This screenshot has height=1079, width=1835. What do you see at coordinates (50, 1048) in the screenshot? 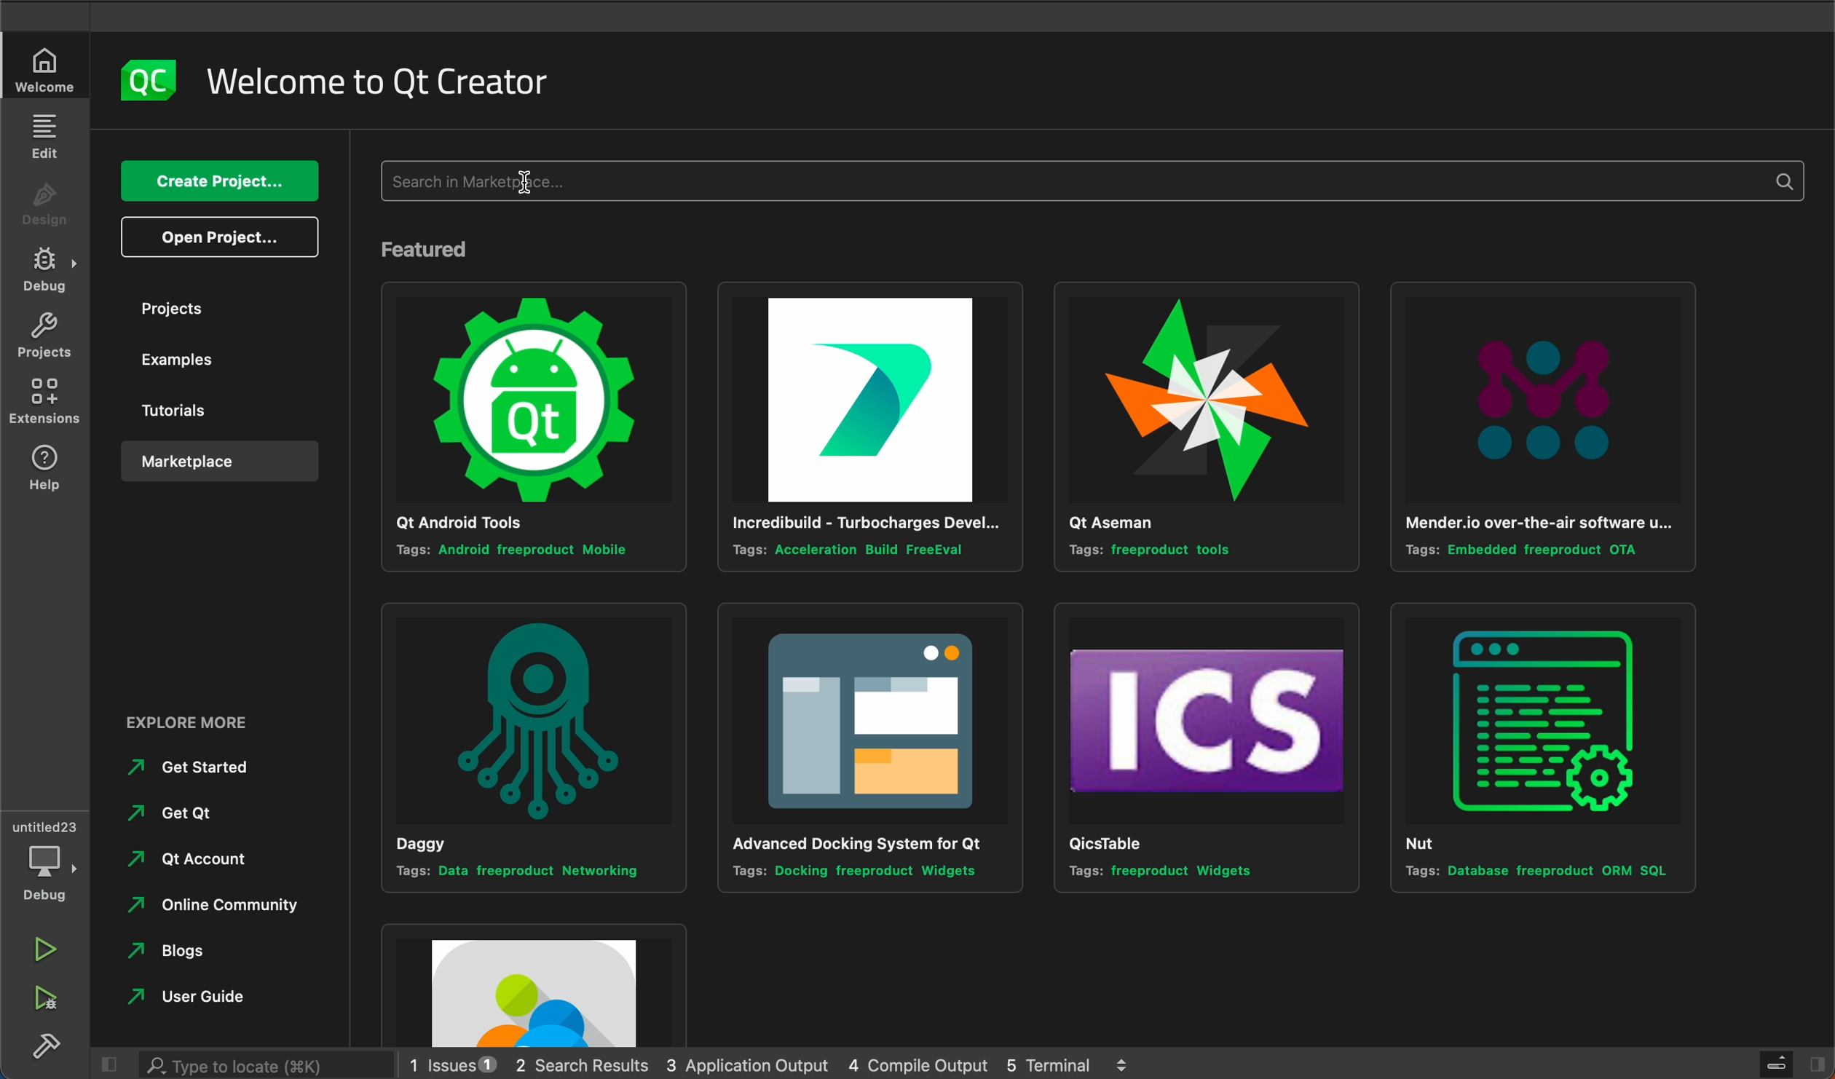
I see `build` at bounding box center [50, 1048].